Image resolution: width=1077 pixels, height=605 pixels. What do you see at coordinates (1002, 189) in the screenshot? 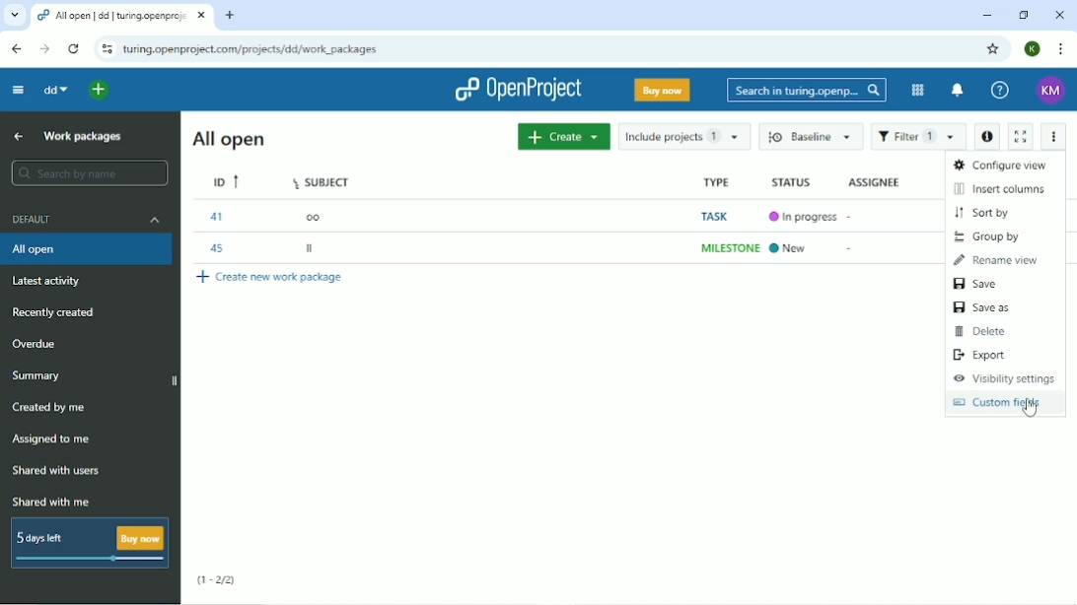
I see `Insert columns` at bounding box center [1002, 189].